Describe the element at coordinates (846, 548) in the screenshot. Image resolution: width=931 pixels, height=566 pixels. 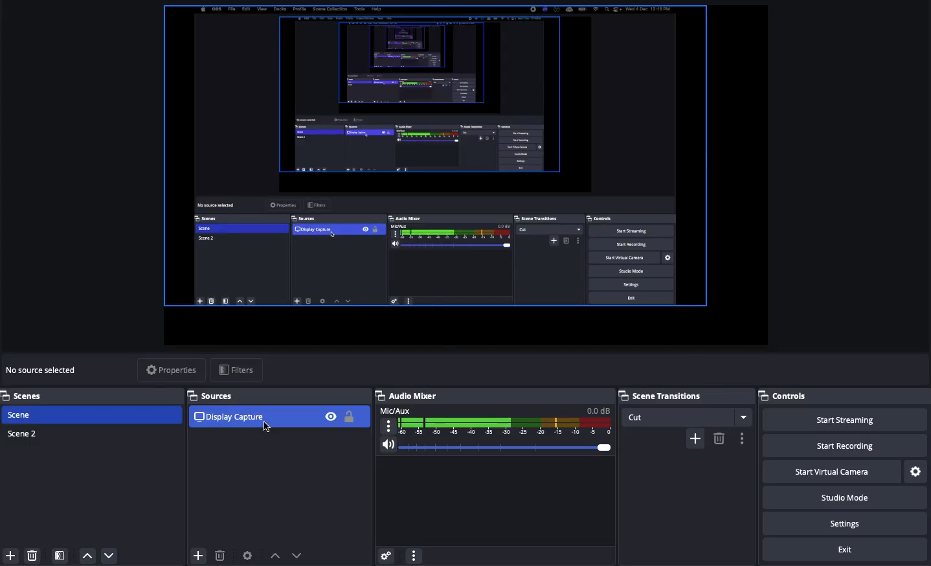
I see `Exit` at that location.